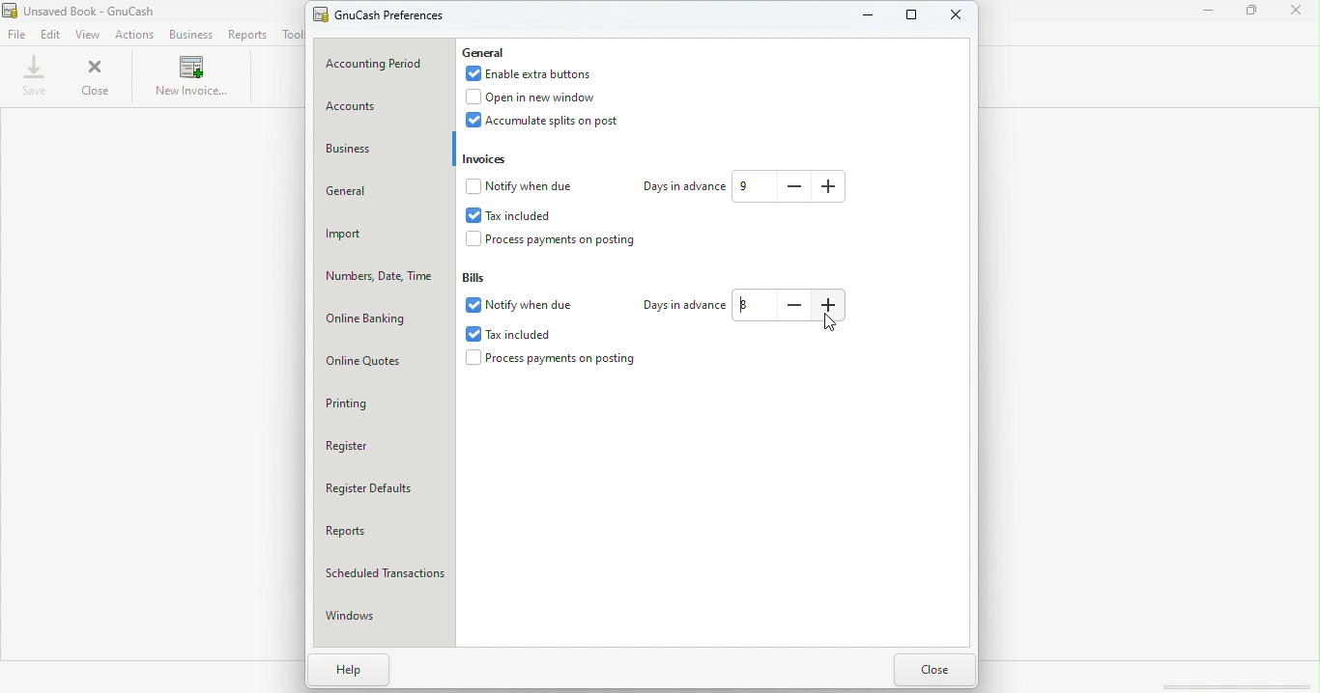 Image resolution: width=1320 pixels, height=693 pixels. Describe the element at coordinates (188, 78) in the screenshot. I see `New invoice` at that location.